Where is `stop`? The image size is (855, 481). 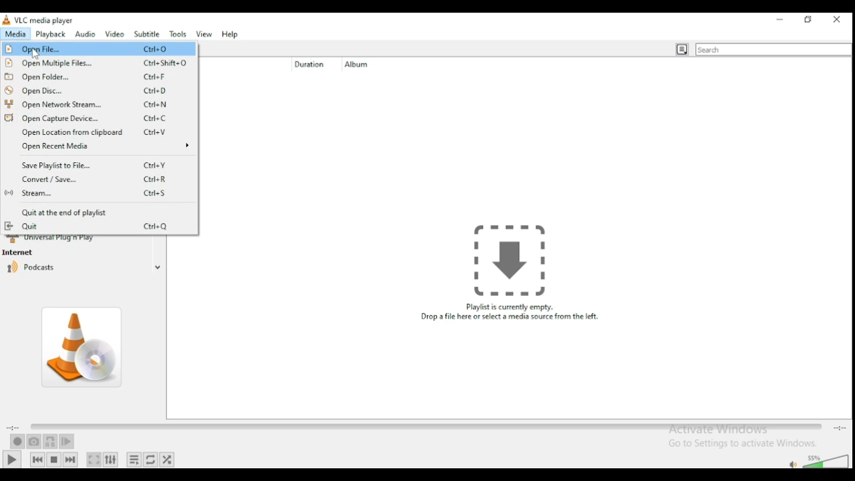 stop is located at coordinates (54, 460).